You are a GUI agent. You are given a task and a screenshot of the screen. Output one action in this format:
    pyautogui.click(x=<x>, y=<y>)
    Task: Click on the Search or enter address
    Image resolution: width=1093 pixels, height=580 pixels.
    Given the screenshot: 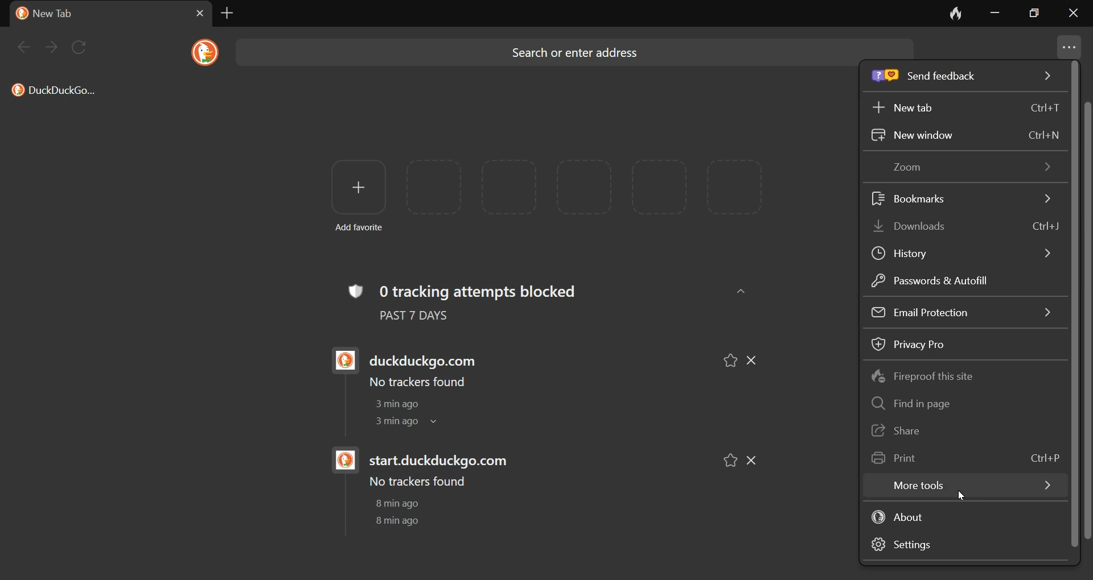 What is the action you would take?
    pyautogui.click(x=581, y=56)
    